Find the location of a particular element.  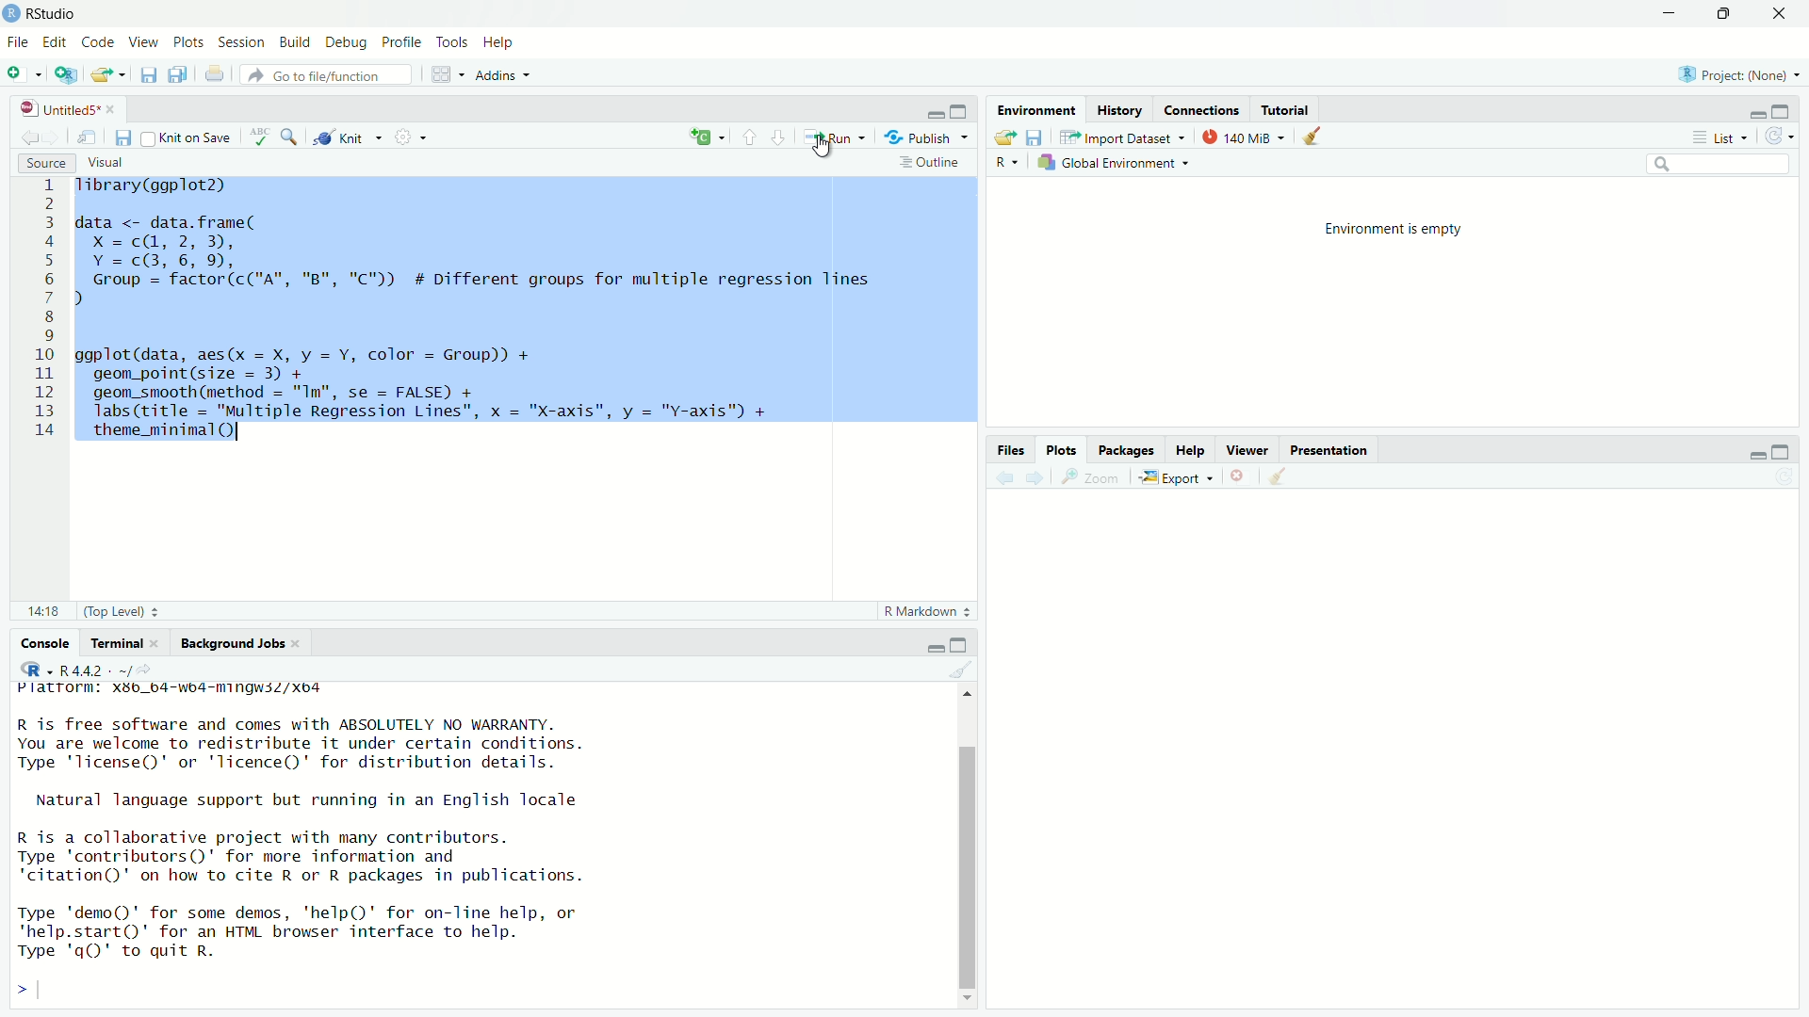

View is located at coordinates (143, 43).